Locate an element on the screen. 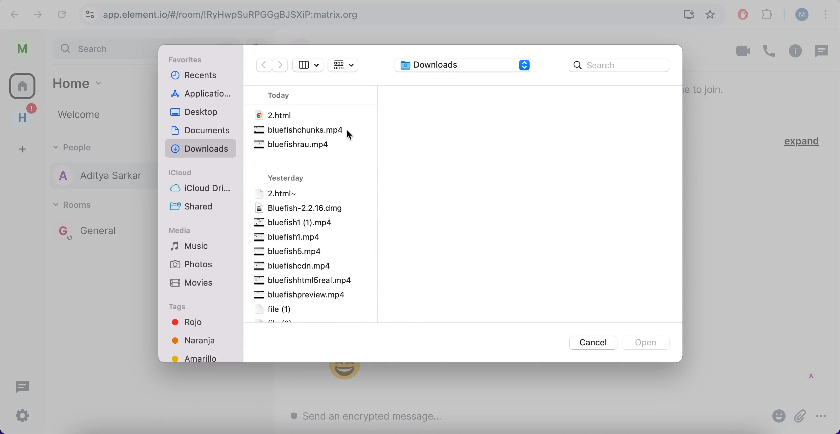 Image resolution: width=840 pixels, height=434 pixels. documents is located at coordinates (205, 129).